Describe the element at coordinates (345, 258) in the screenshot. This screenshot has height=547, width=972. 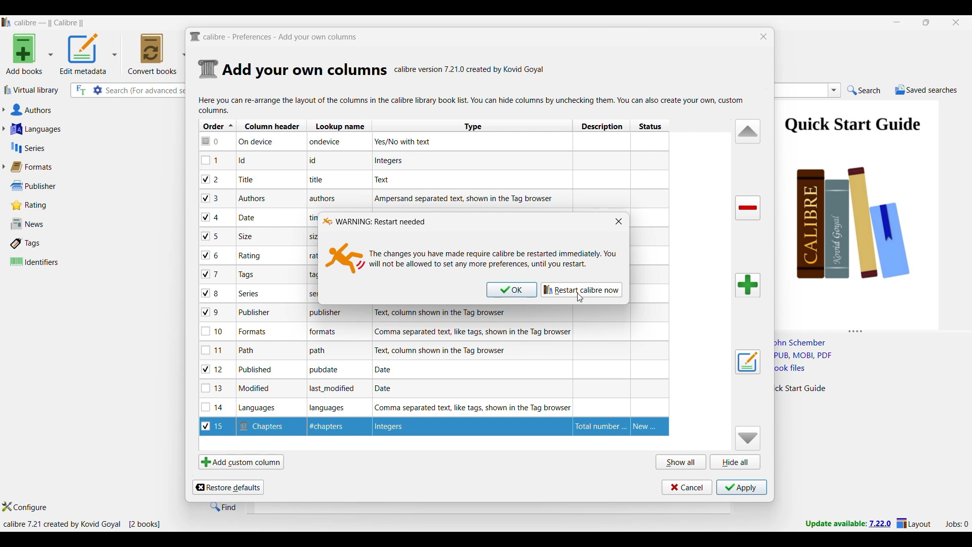
I see `Icon representing message displayed` at that location.